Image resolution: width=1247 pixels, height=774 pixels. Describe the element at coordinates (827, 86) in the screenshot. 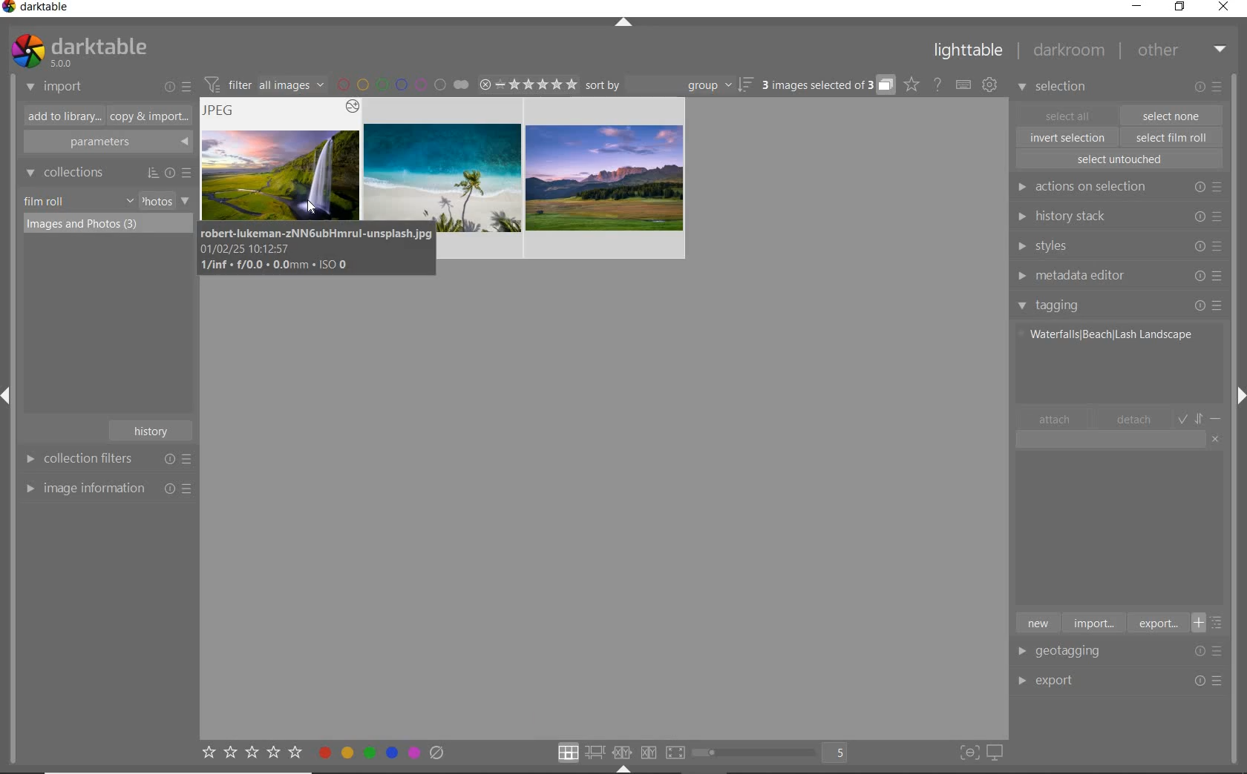

I see `expand grouped images` at that location.